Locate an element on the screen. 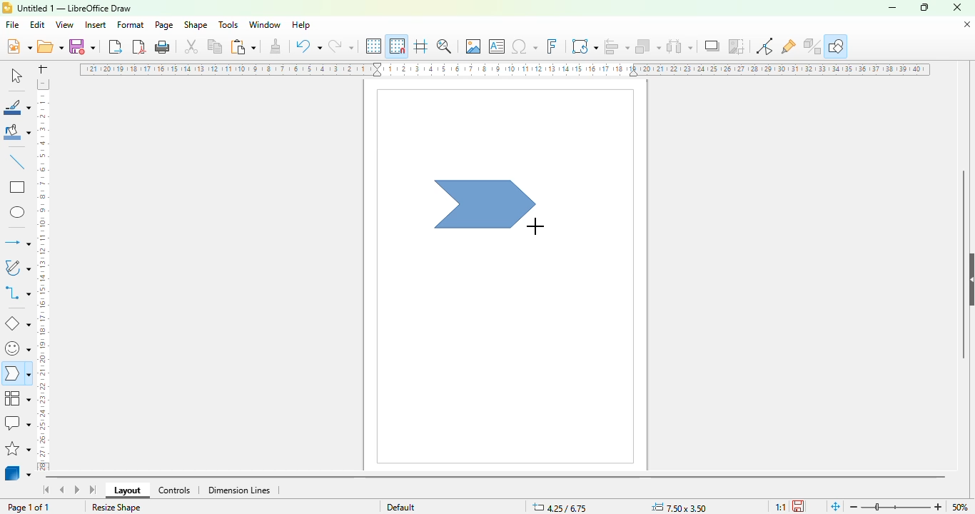 The height and width of the screenshot is (514, 975). select at least three objects to distribute is located at coordinates (680, 46).